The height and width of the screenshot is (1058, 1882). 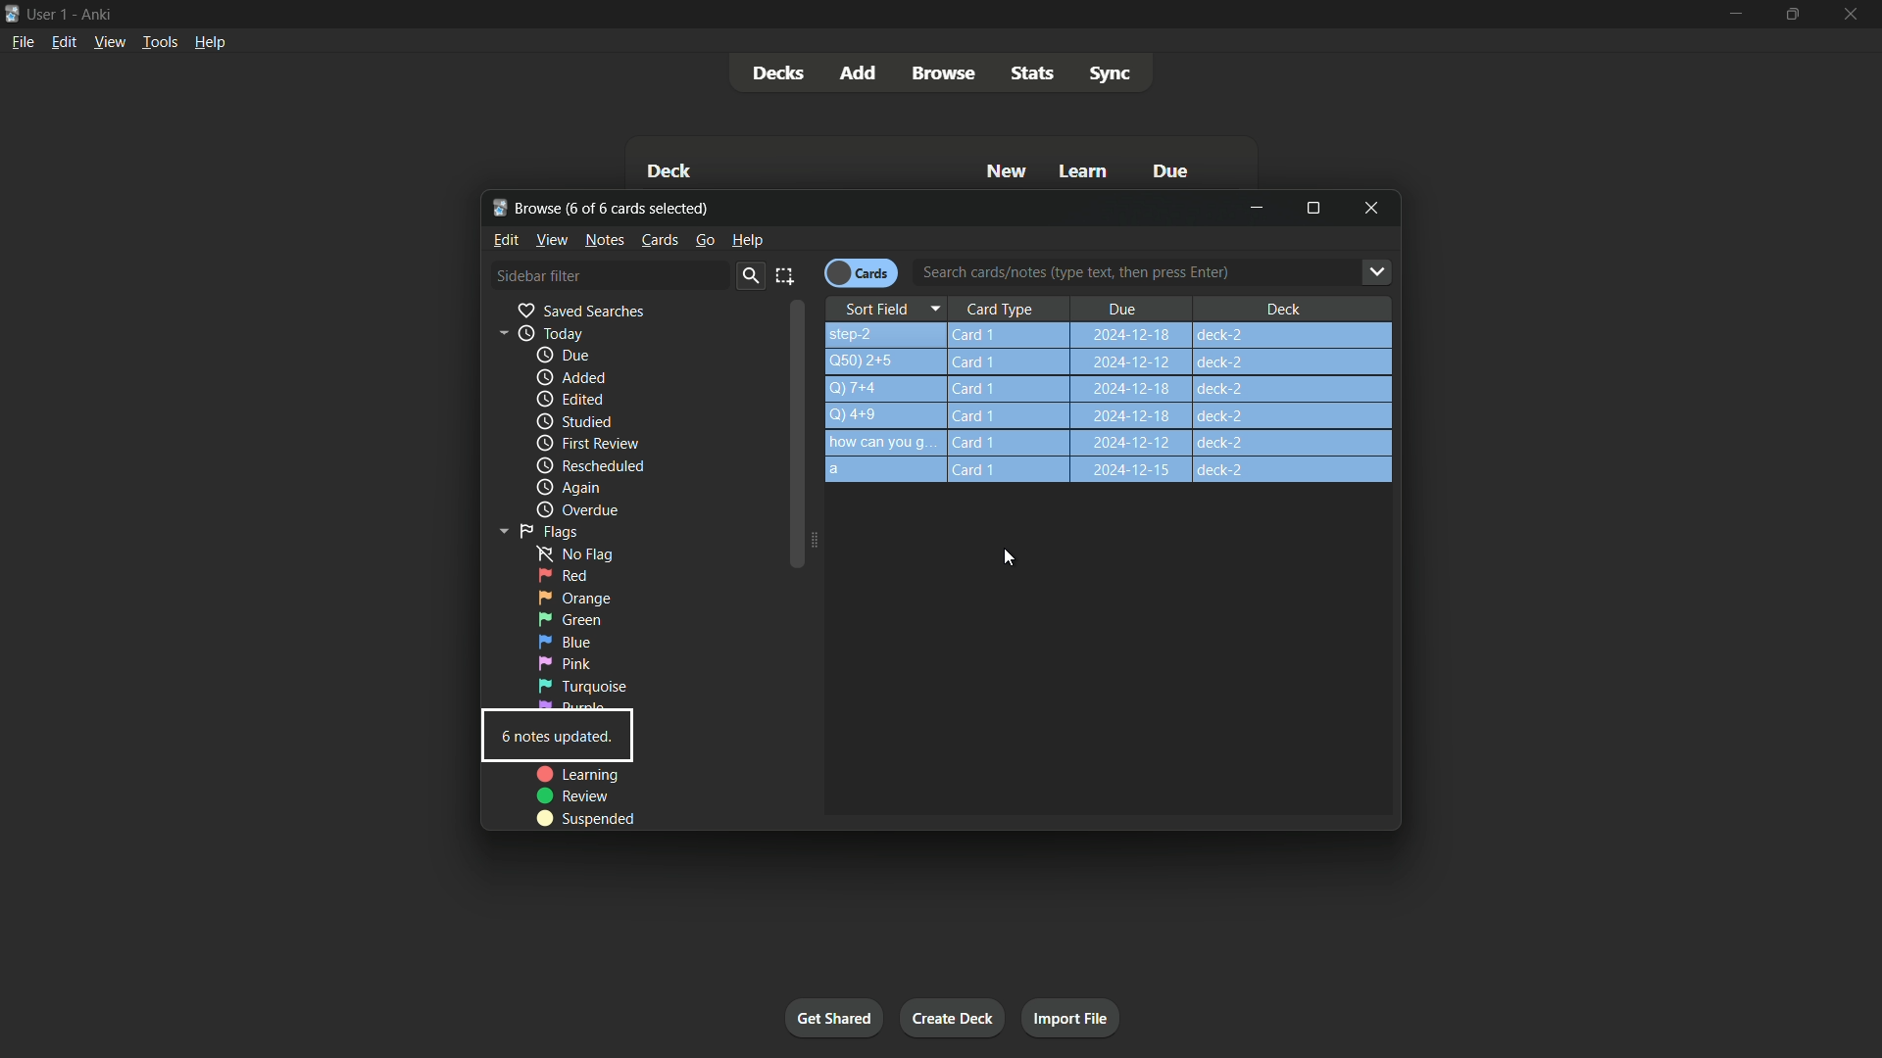 What do you see at coordinates (749, 276) in the screenshot?
I see `Search` at bounding box center [749, 276].